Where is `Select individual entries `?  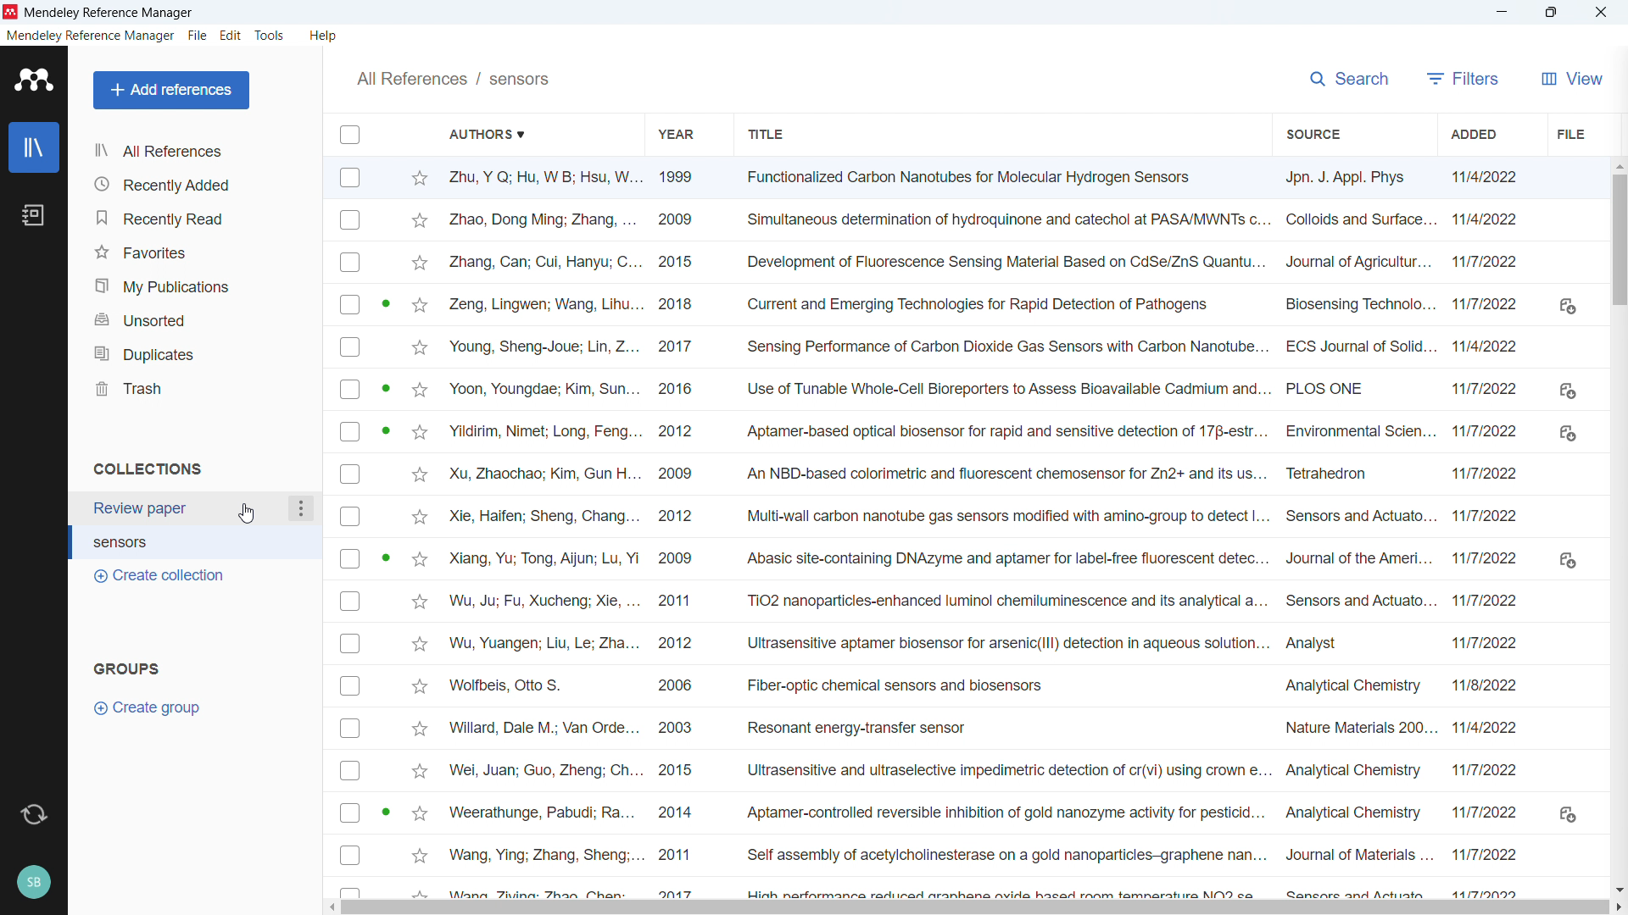
Select individual entries  is located at coordinates (353, 528).